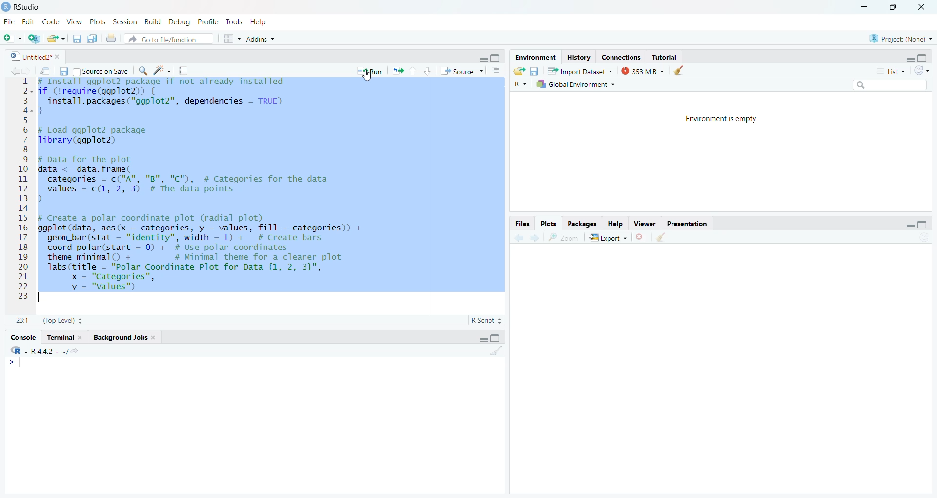  What do you see at coordinates (645, 223) in the screenshot?
I see `Viewer` at bounding box center [645, 223].